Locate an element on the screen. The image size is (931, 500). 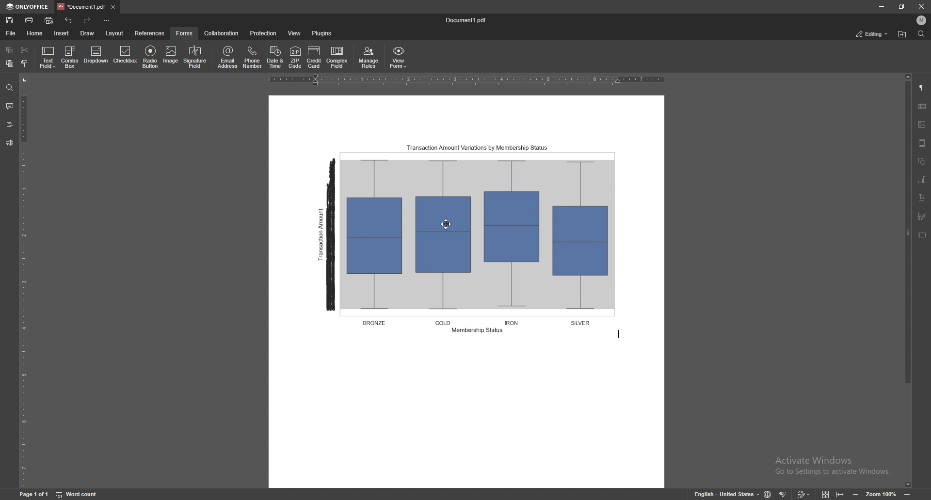
text art is located at coordinates (921, 198).